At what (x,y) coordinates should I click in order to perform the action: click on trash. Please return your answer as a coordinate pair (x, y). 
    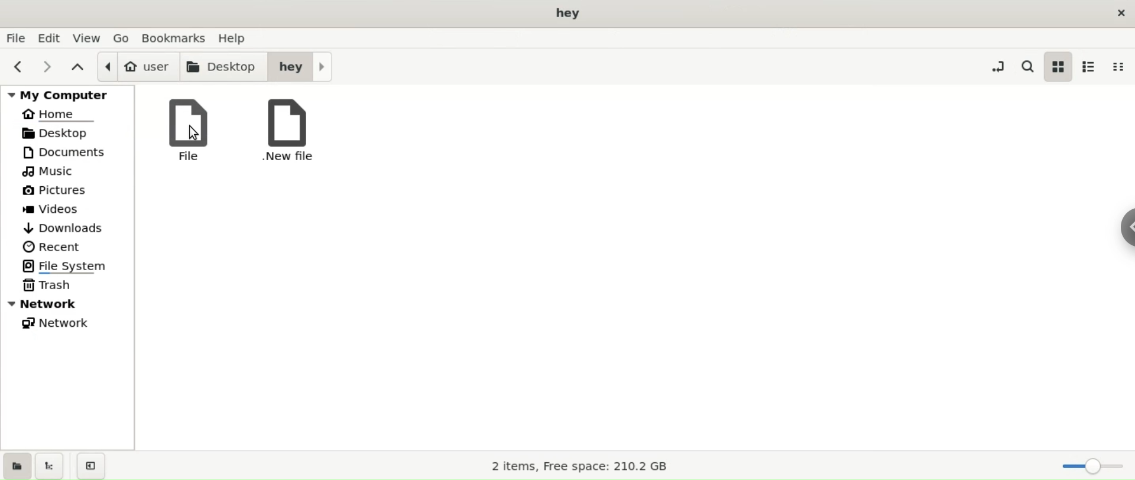
    Looking at the image, I should click on (67, 285).